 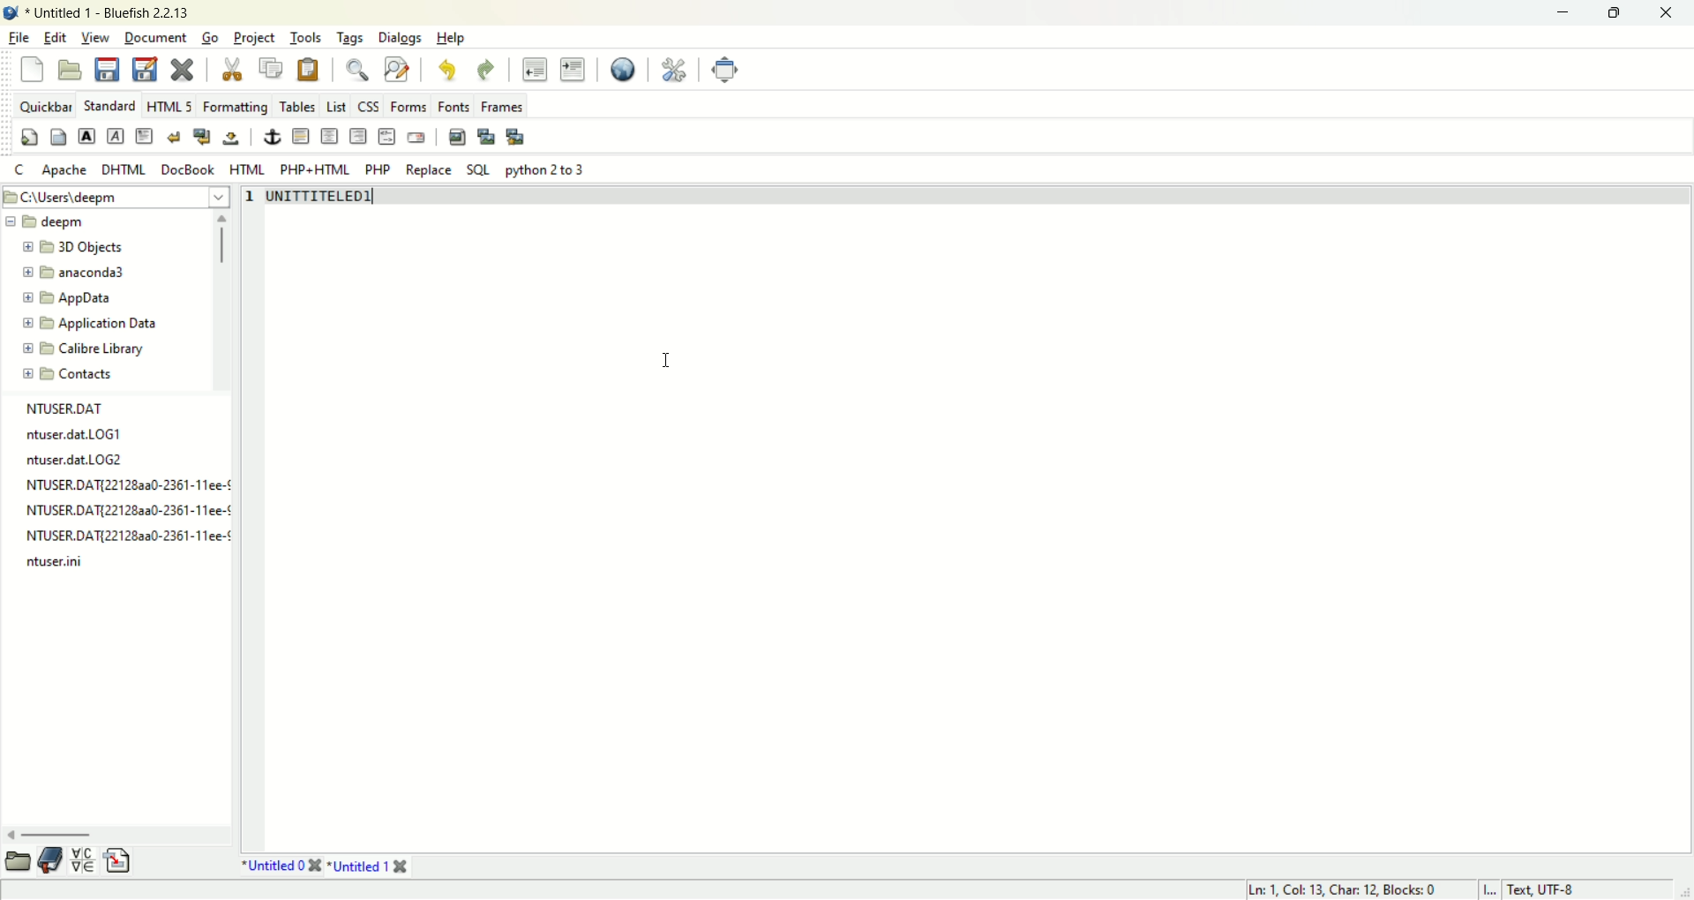 I want to click on body, so click(x=56, y=136).